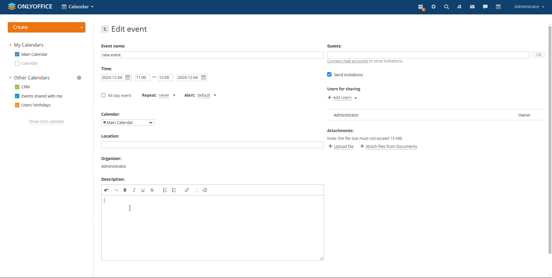 This screenshot has height=278, width=552. Describe the element at coordinates (112, 136) in the screenshot. I see `Location:` at that location.